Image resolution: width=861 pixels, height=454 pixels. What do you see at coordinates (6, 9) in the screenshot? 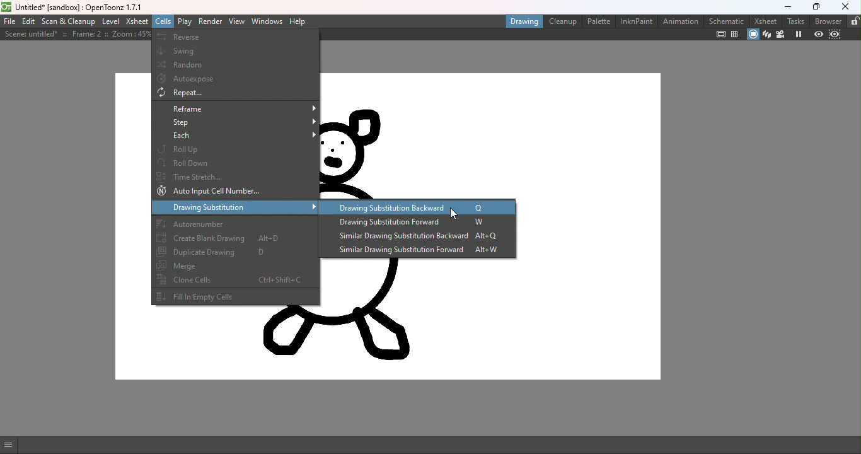
I see `open toonz logo` at bounding box center [6, 9].